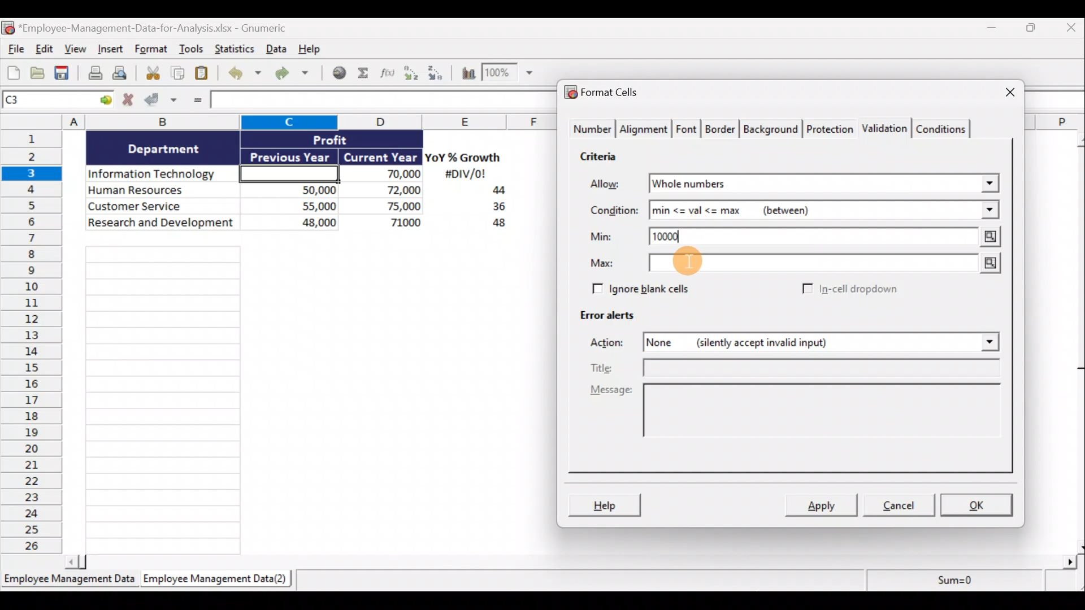  Describe the element at coordinates (128, 101) in the screenshot. I see `Cancel changes` at that location.